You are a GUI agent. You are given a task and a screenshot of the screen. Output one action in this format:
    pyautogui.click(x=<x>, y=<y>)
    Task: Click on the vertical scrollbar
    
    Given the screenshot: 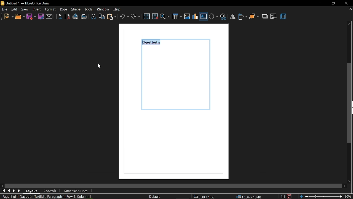 What is the action you would take?
    pyautogui.click(x=349, y=104)
    